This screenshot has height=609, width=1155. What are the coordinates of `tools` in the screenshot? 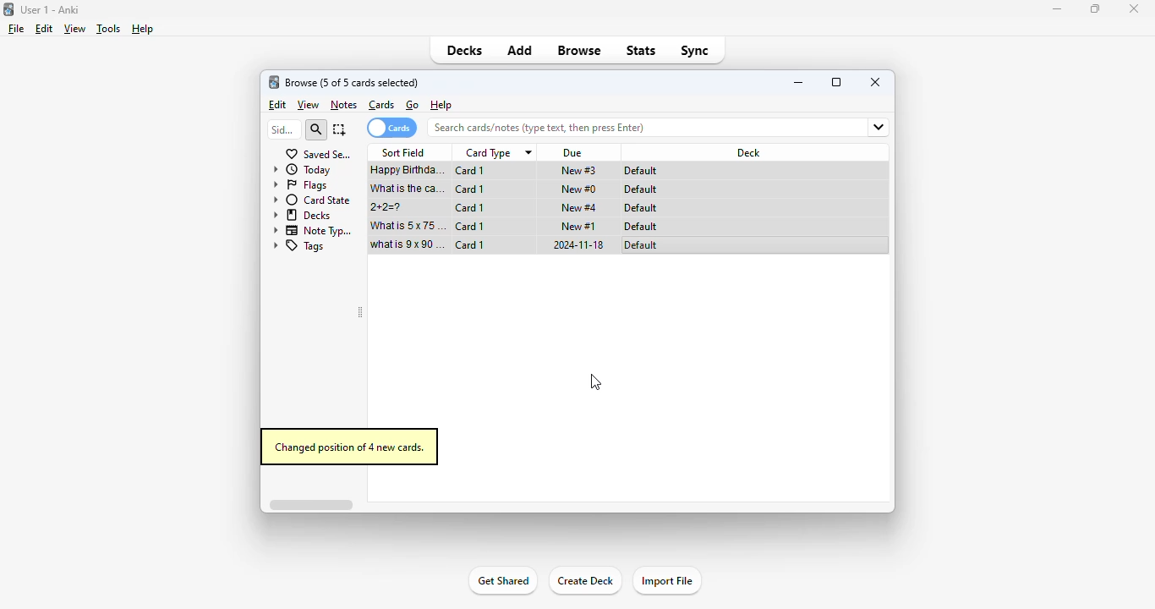 It's located at (108, 30).